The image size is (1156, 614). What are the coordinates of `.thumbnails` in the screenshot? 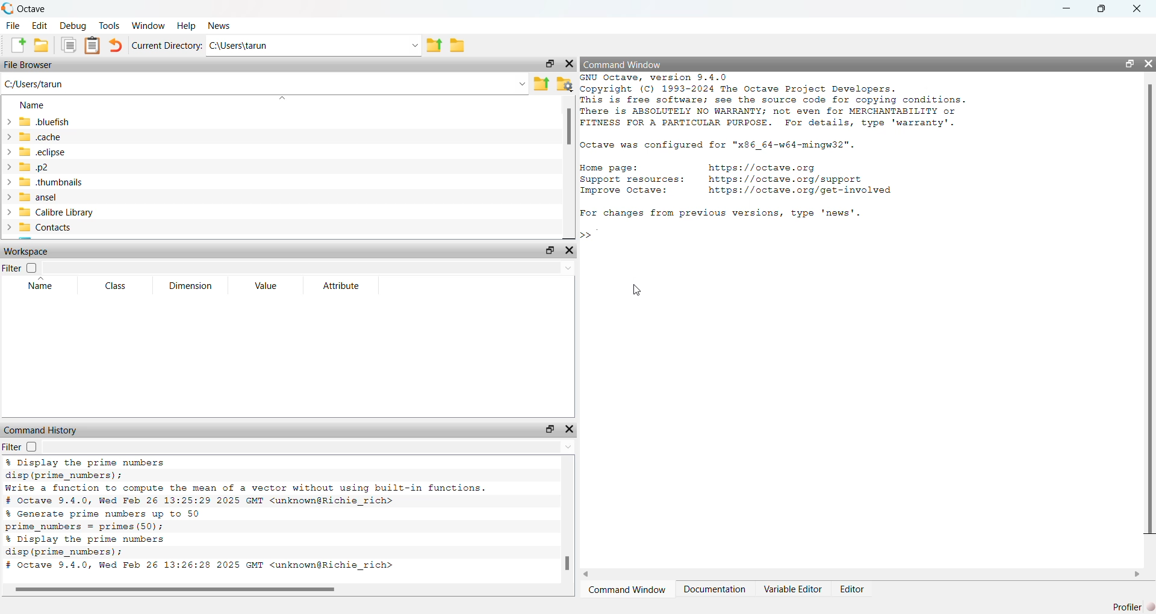 It's located at (52, 182).